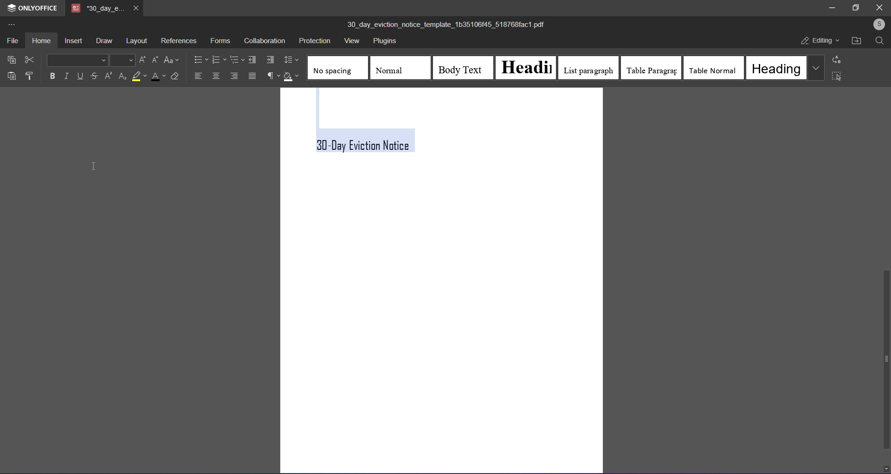  What do you see at coordinates (97, 8) in the screenshot?
I see `tab name` at bounding box center [97, 8].